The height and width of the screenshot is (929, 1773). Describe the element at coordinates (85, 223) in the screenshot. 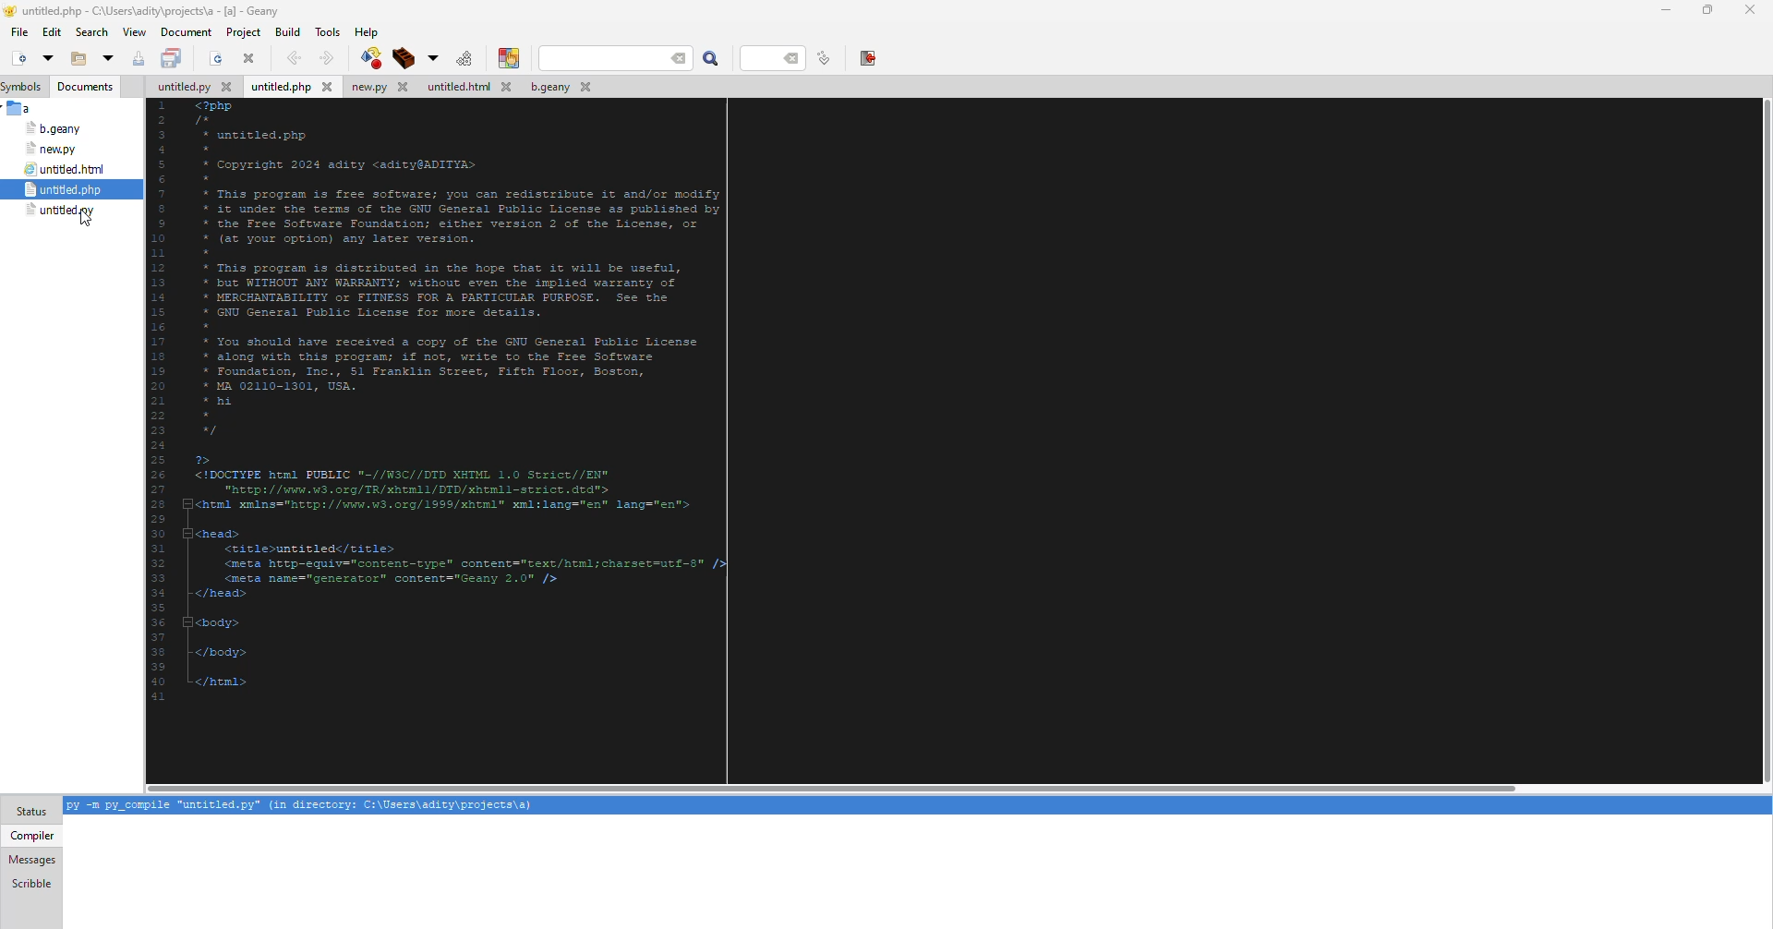

I see `cursor` at that location.